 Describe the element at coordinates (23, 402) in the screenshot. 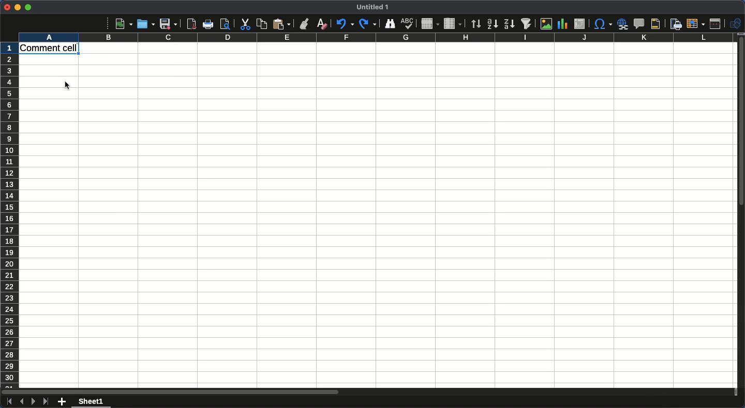

I see `Previous sheet` at that location.